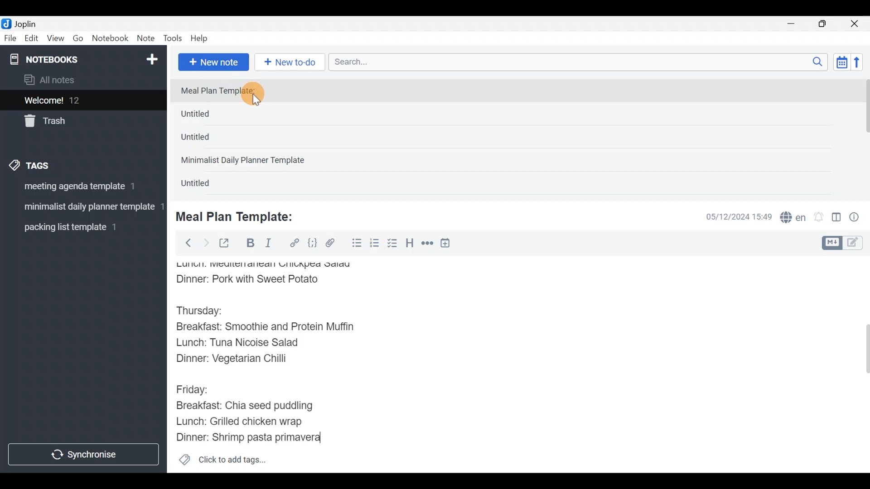  I want to click on Synchronize, so click(85, 454).